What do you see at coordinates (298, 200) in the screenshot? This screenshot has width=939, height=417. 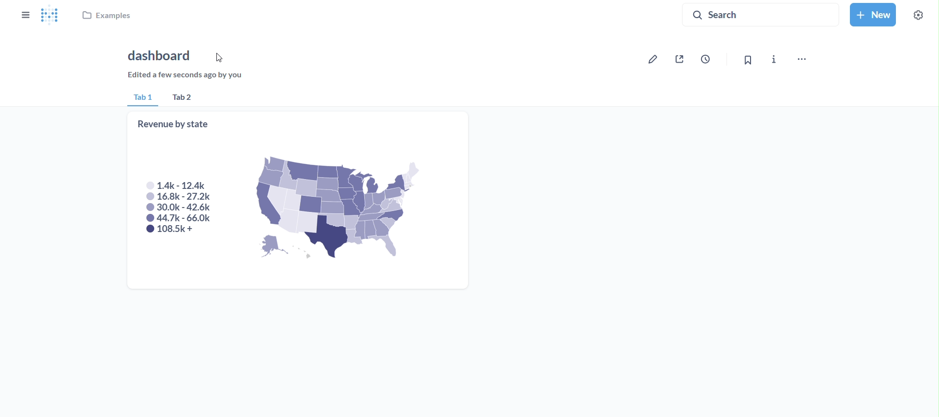 I see `revenue by state` at bounding box center [298, 200].